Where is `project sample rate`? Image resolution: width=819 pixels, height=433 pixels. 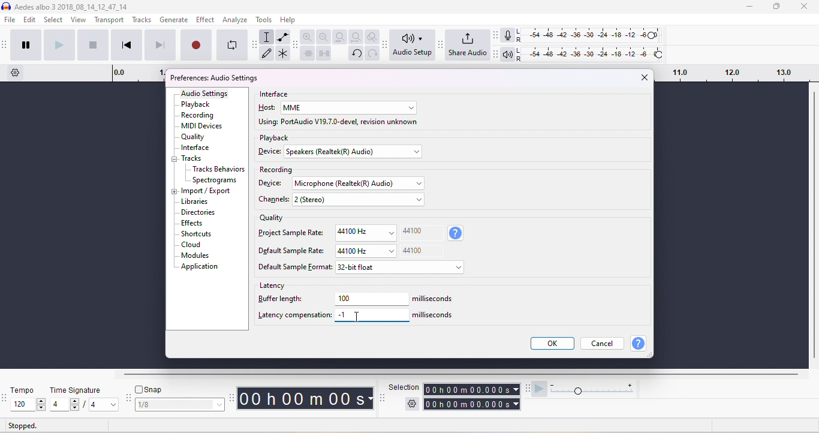
project sample rate is located at coordinates (292, 232).